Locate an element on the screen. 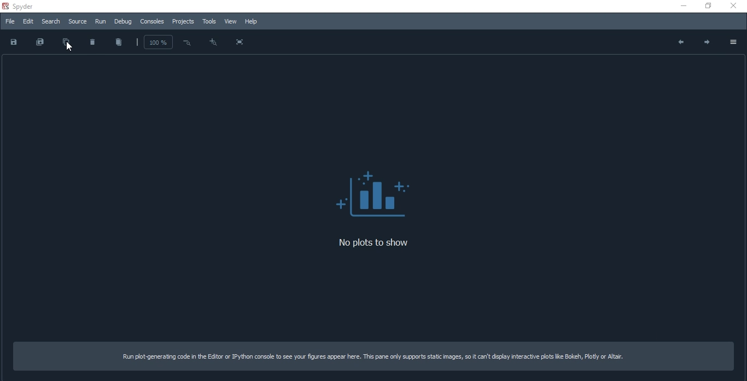  minimize is located at coordinates (684, 5).